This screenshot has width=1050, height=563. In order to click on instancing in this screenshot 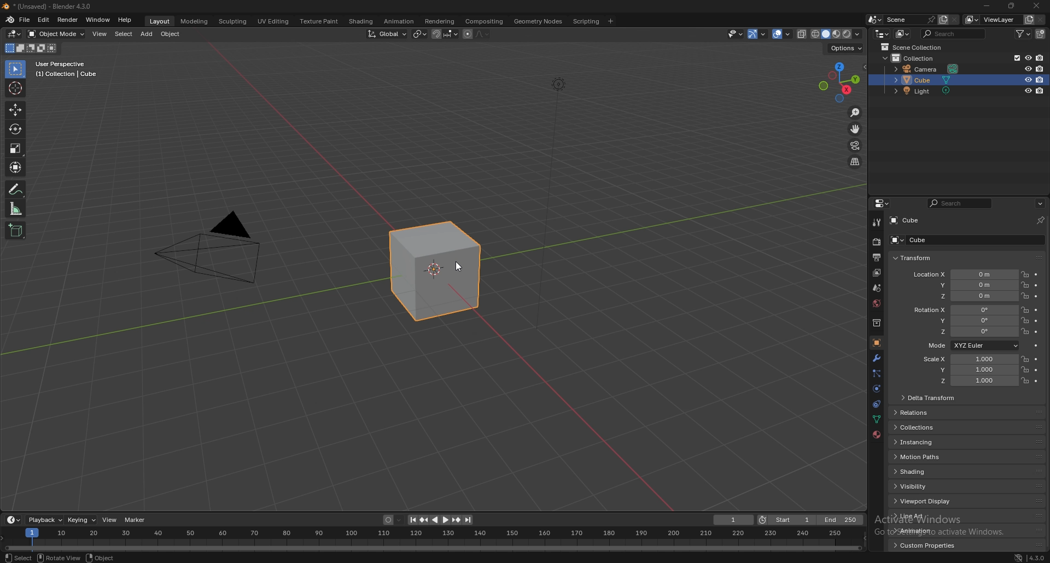, I will do `click(929, 442)`.